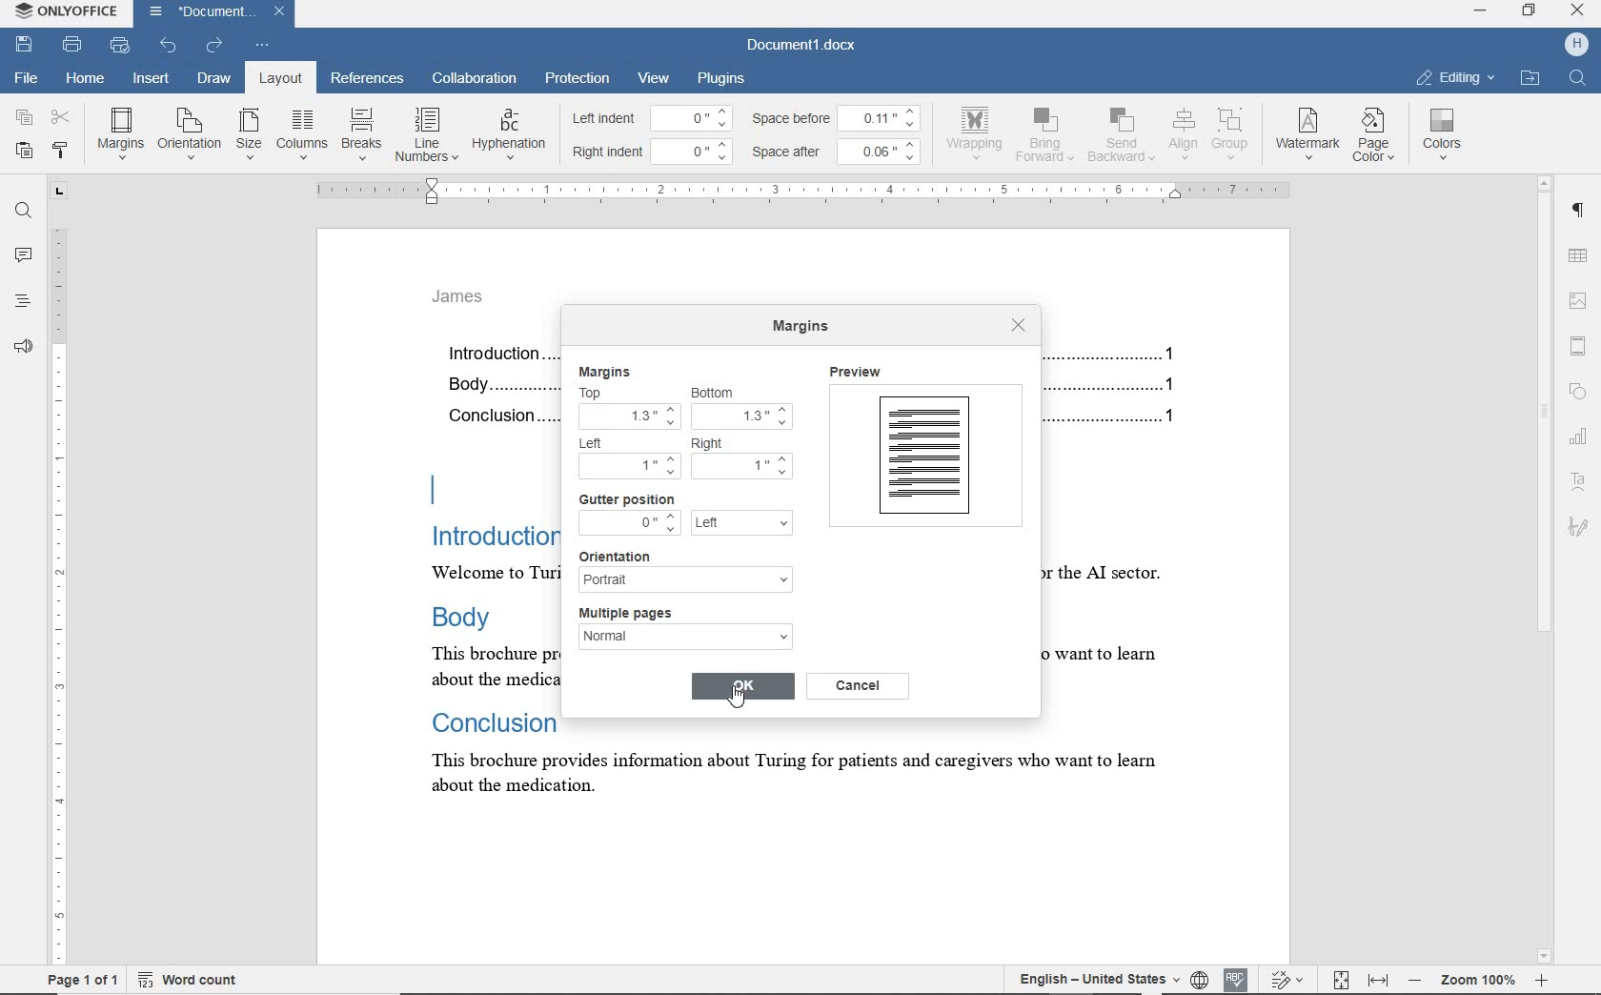 This screenshot has height=995, width=1601. Describe the element at coordinates (214, 77) in the screenshot. I see `draw` at that location.